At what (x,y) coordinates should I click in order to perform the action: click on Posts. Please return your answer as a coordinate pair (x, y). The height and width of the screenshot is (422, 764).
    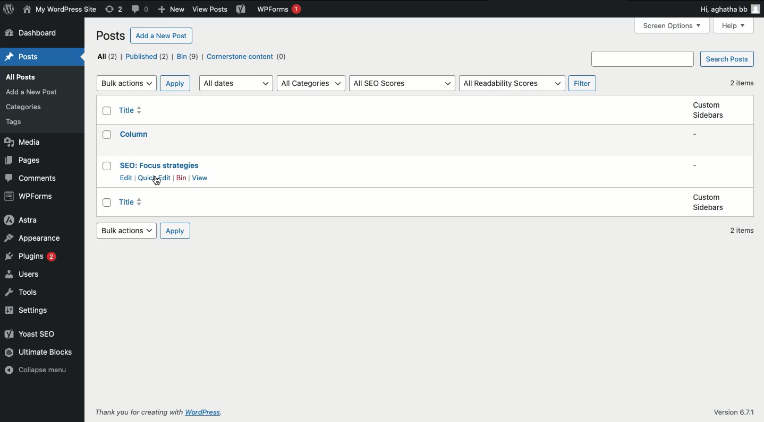
    Looking at the image, I should click on (26, 107).